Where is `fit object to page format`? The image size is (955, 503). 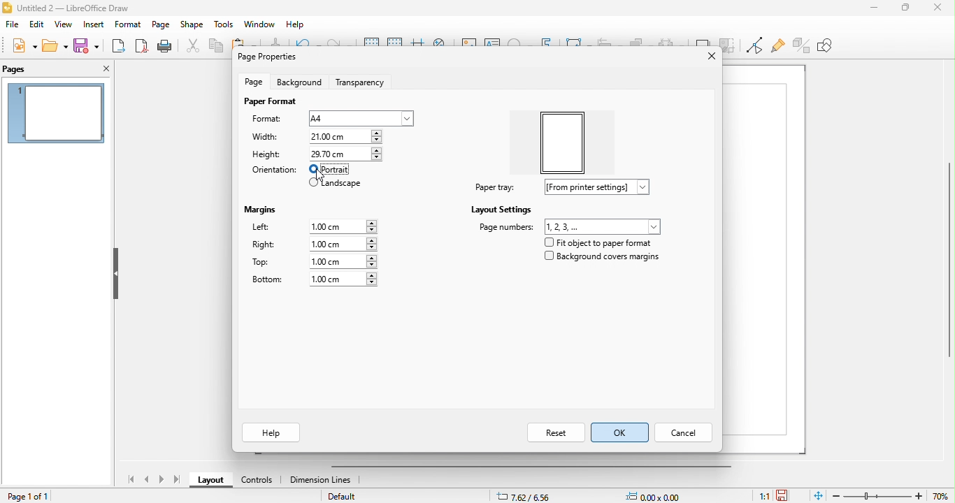
fit object to page format is located at coordinates (601, 243).